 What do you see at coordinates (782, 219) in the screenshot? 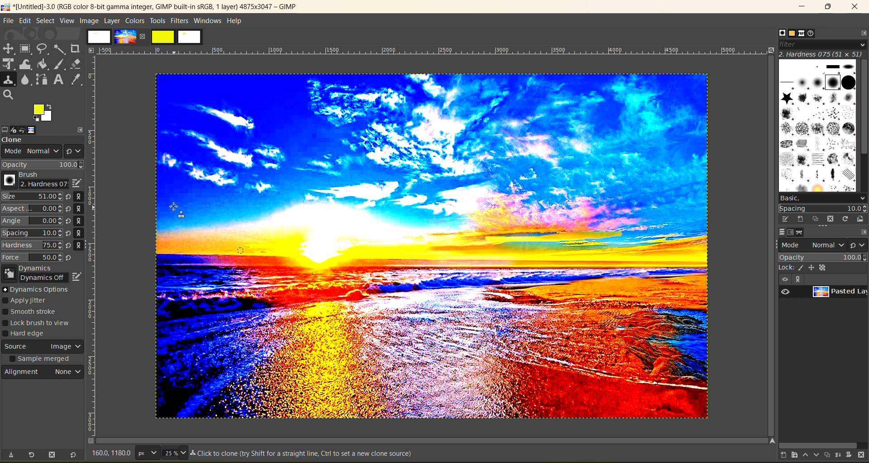
I see `edit this brush` at bounding box center [782, 219].